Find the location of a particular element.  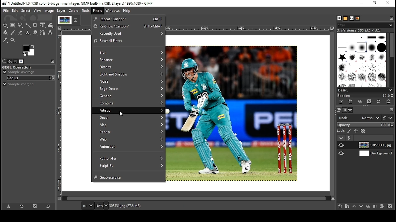

close window is located at coordinates (387, 3).